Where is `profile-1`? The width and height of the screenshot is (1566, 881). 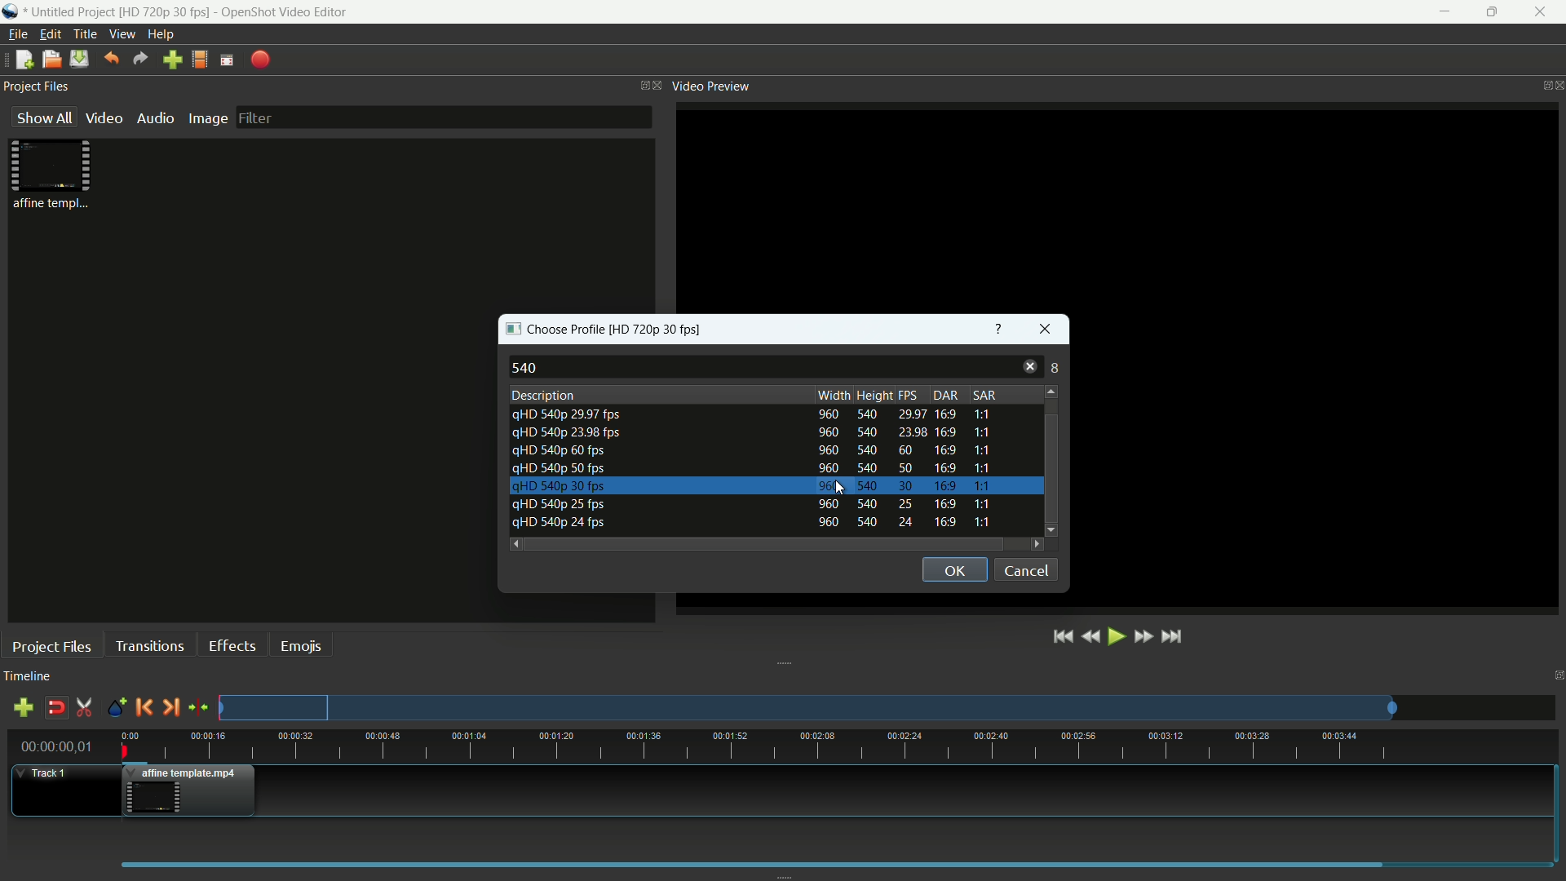 profile-1 is located at coordinates (757, 413).